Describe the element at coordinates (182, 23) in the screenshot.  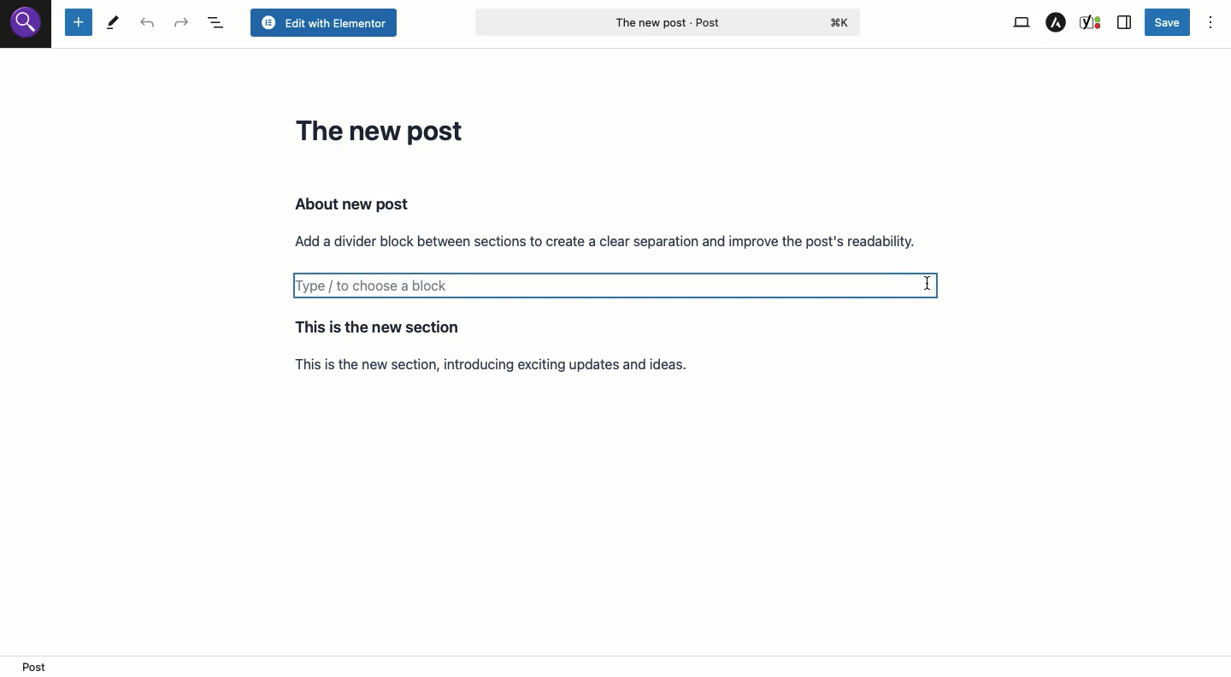
I see `Redo` at that location.